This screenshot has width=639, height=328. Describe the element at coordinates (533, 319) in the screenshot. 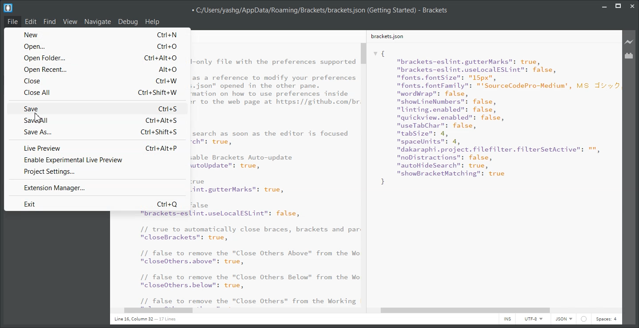

I see `UTF-8` at that location.